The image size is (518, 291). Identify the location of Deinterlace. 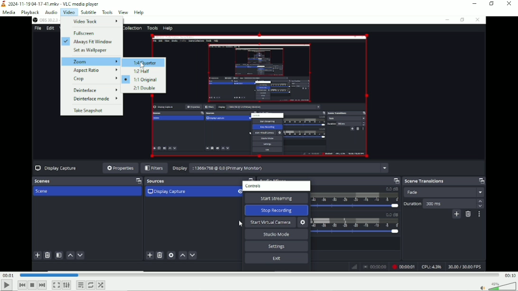
(91, 90).